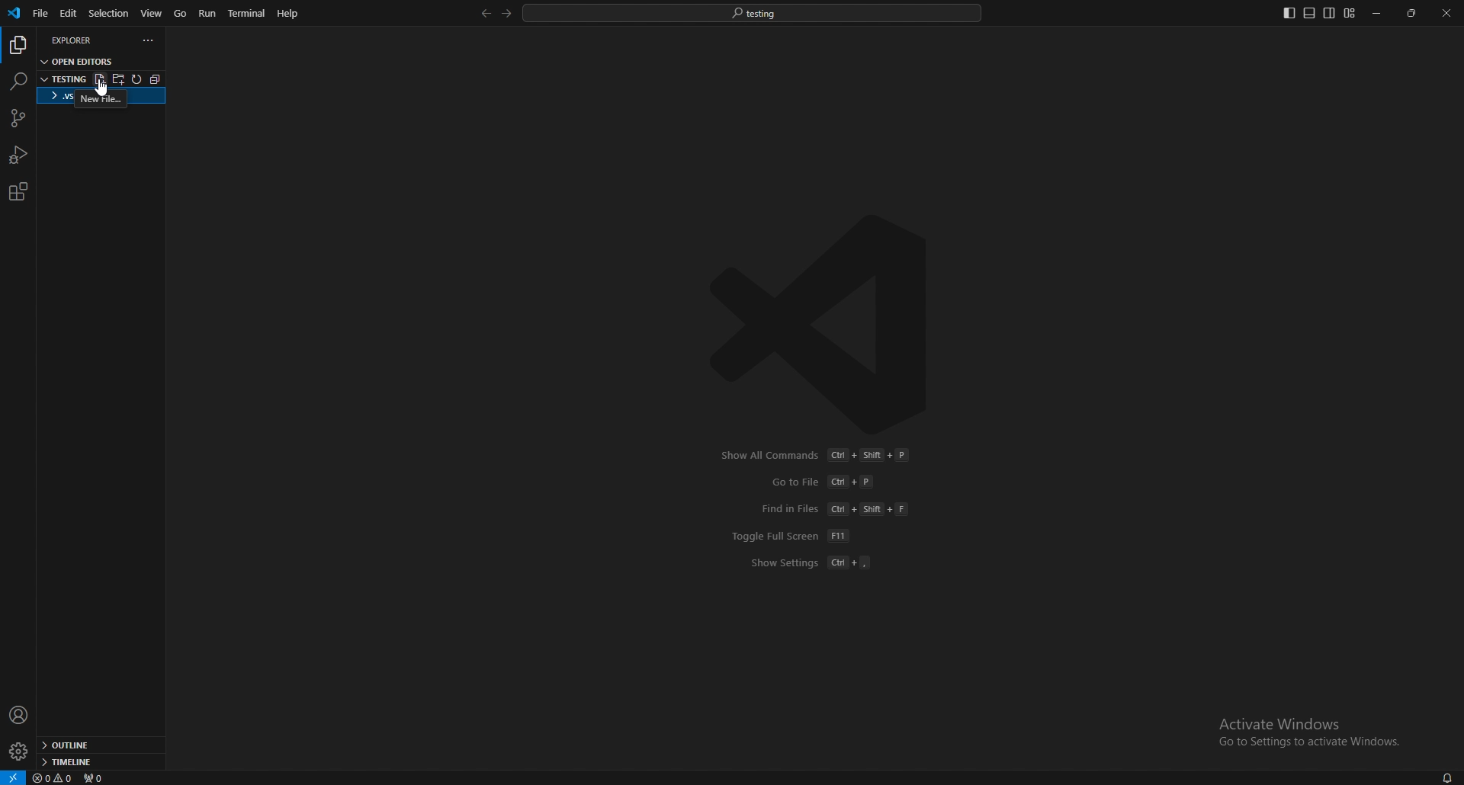 This screenshot has height=785, width=1464. I want to click on resize, so click(1413, 14).